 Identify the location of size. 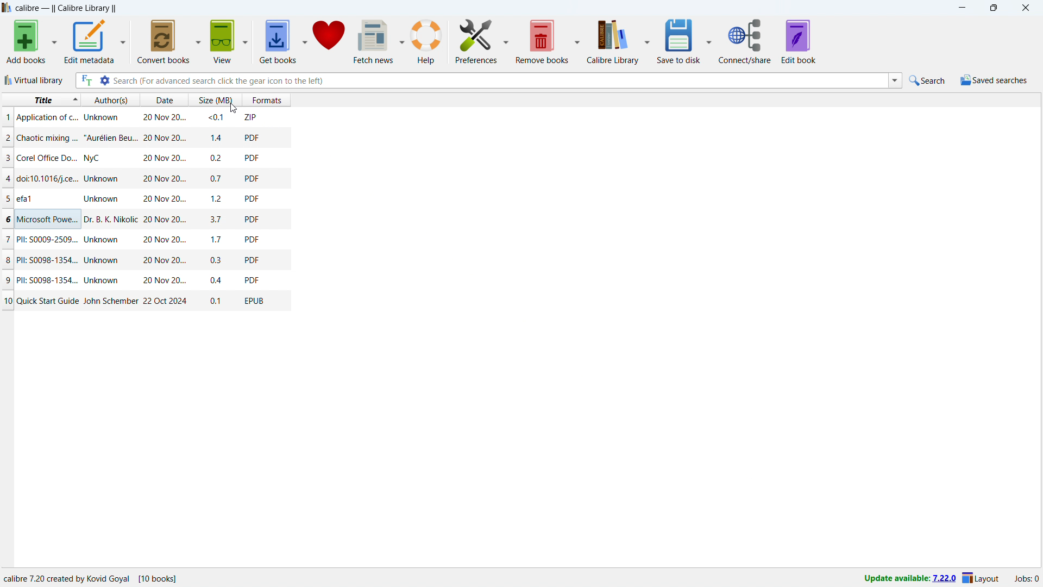
(215, 117).